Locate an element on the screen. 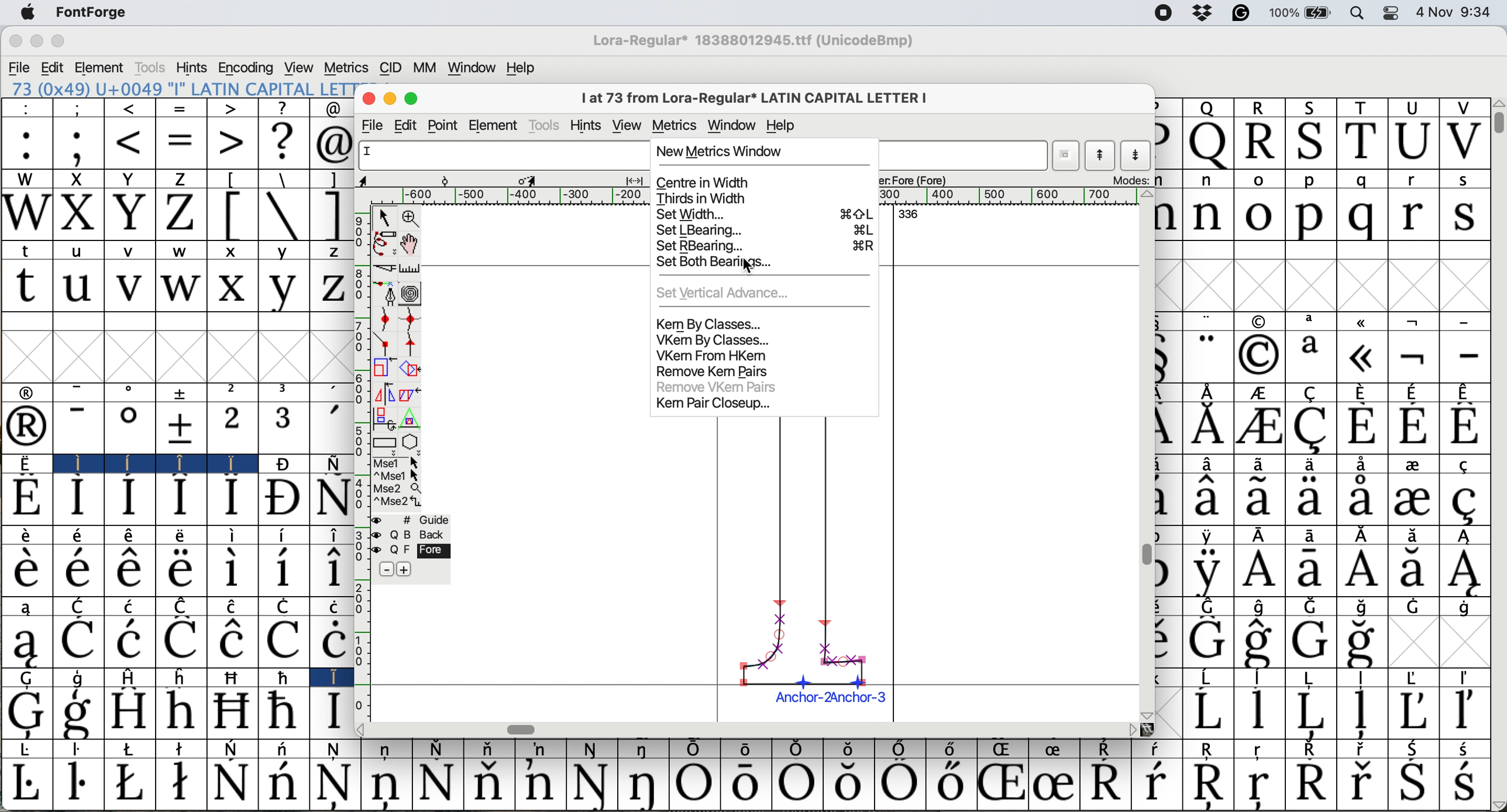 Image resolution: width=1507 pixels, height=812 pixels. Symbol is located at coordinates (694, 785).